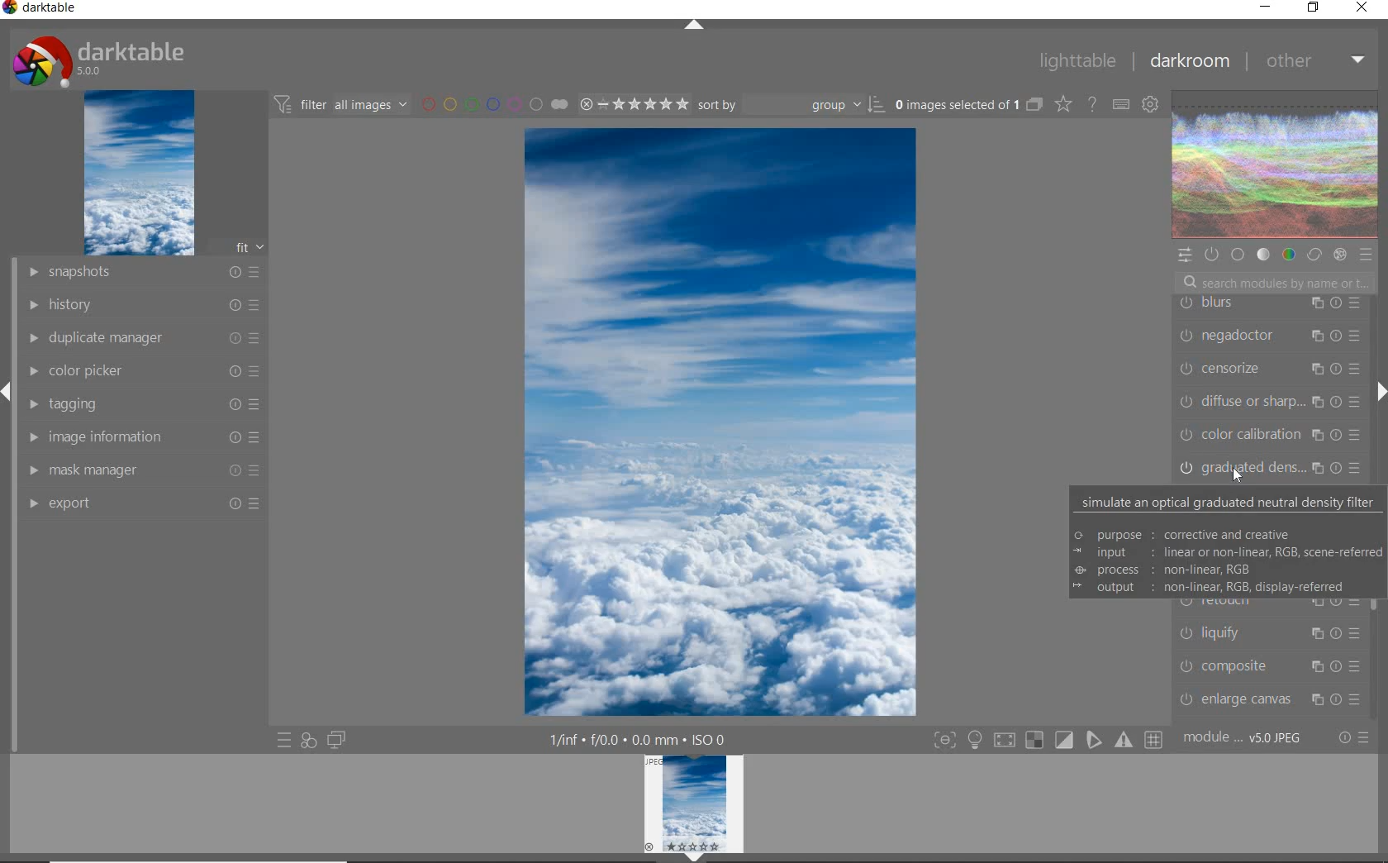 Image resolution: width=1388 pixels, height=863 pixels. I want to click on DUPLICATE MANAGER, so click(141, 338).